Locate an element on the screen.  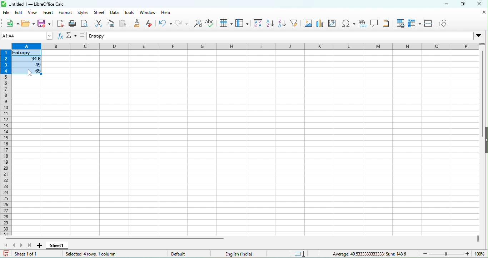
add new sheet is located at coordinates (40, 245).